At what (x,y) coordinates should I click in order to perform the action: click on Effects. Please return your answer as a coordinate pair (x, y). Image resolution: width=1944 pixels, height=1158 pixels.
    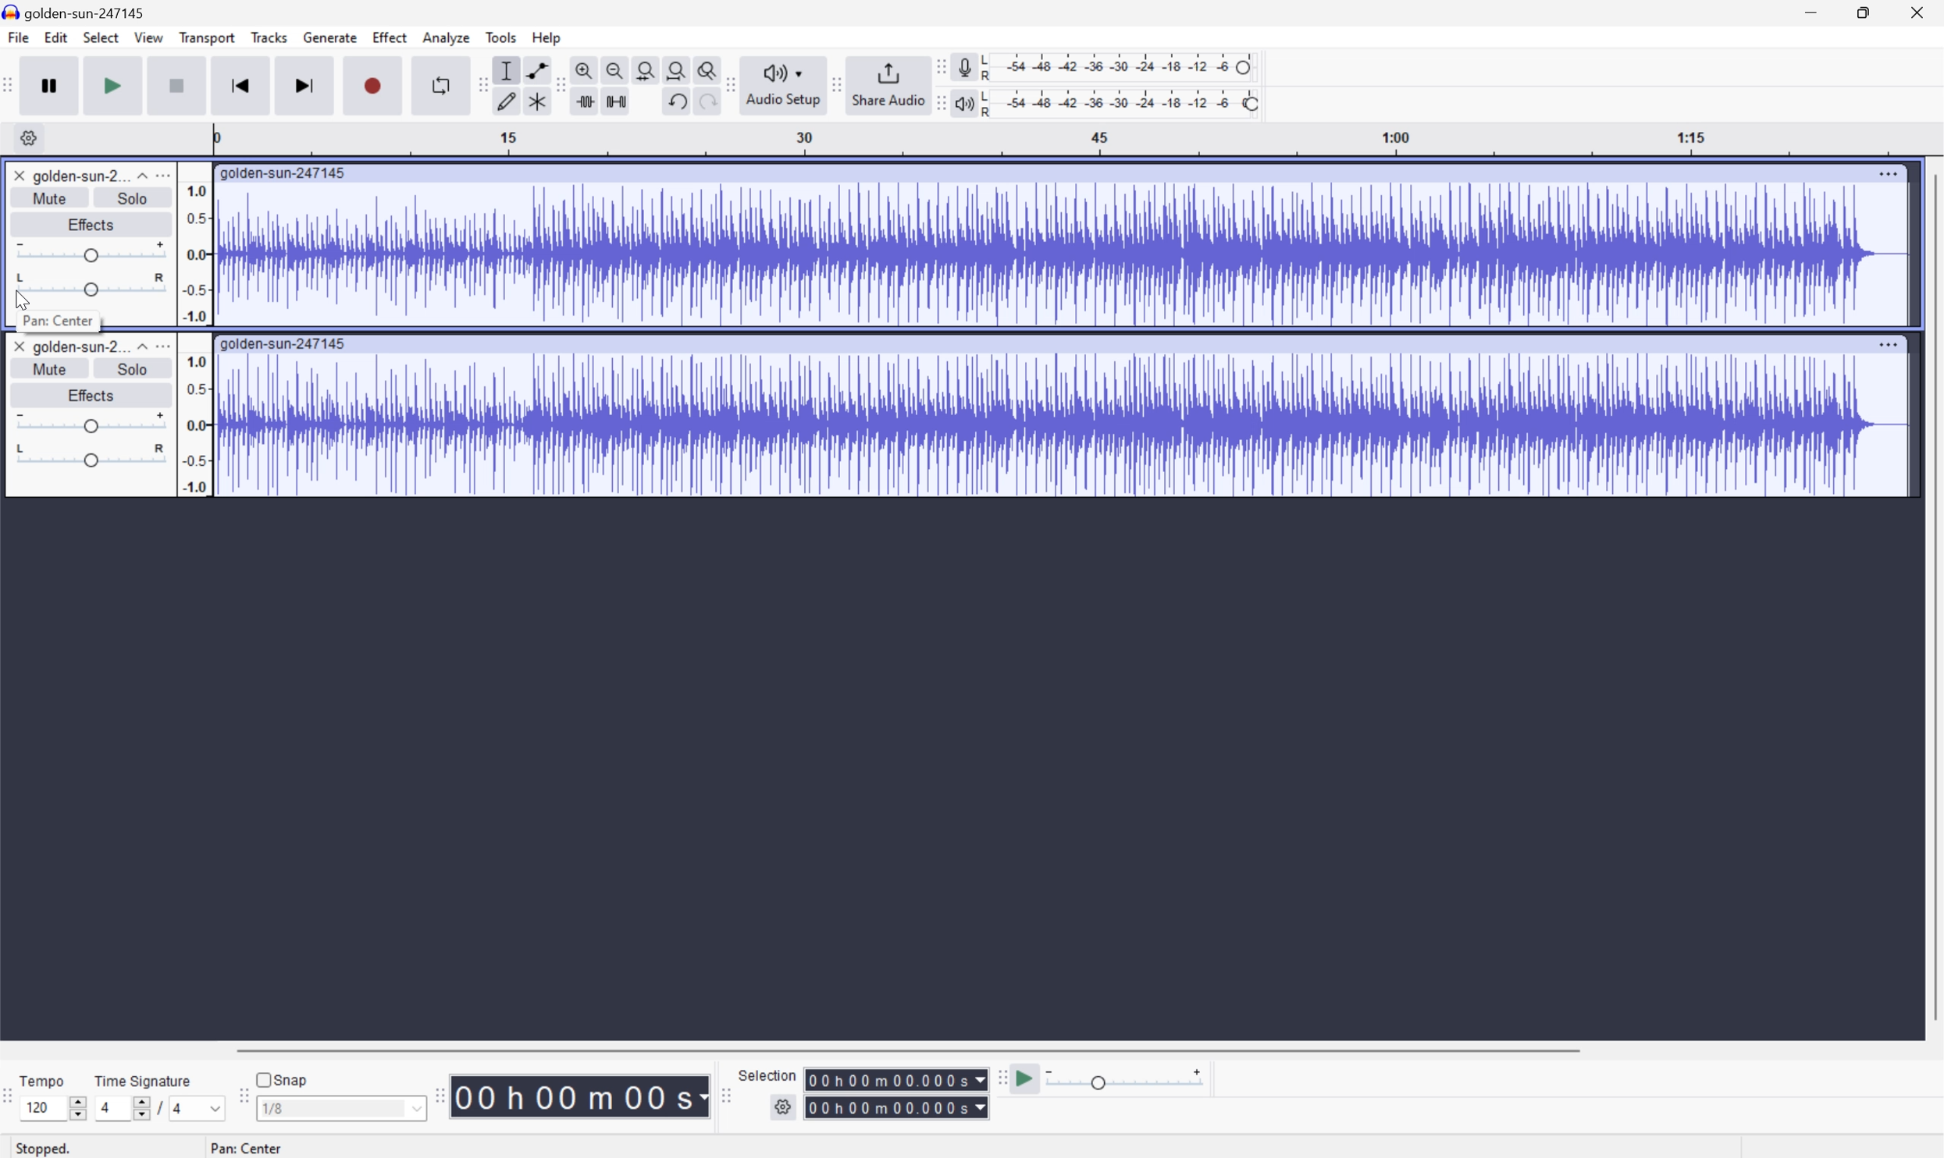
    Looking at the image, I should click on (94, 225).